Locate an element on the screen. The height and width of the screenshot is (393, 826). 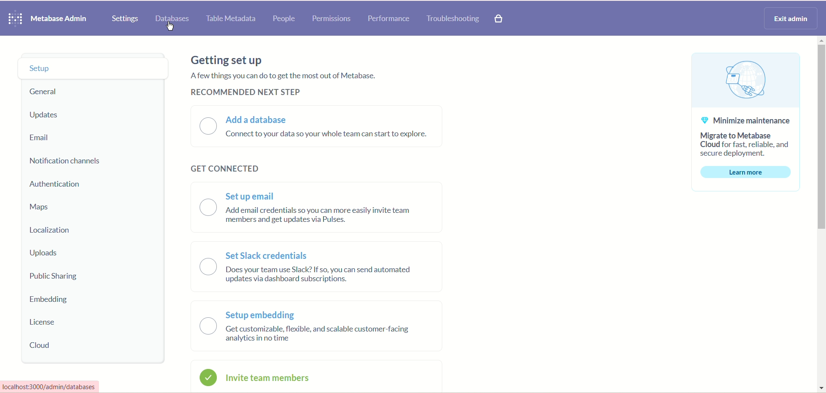
permissions is located at coordinates (331, 18).